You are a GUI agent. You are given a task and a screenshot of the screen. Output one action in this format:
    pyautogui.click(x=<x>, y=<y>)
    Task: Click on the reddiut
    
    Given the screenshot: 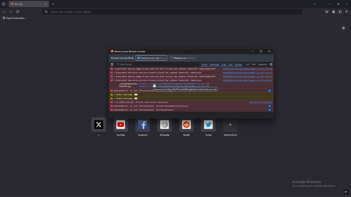 What is the action you would take?
    pyautogui.click(x=187, y=129)
    